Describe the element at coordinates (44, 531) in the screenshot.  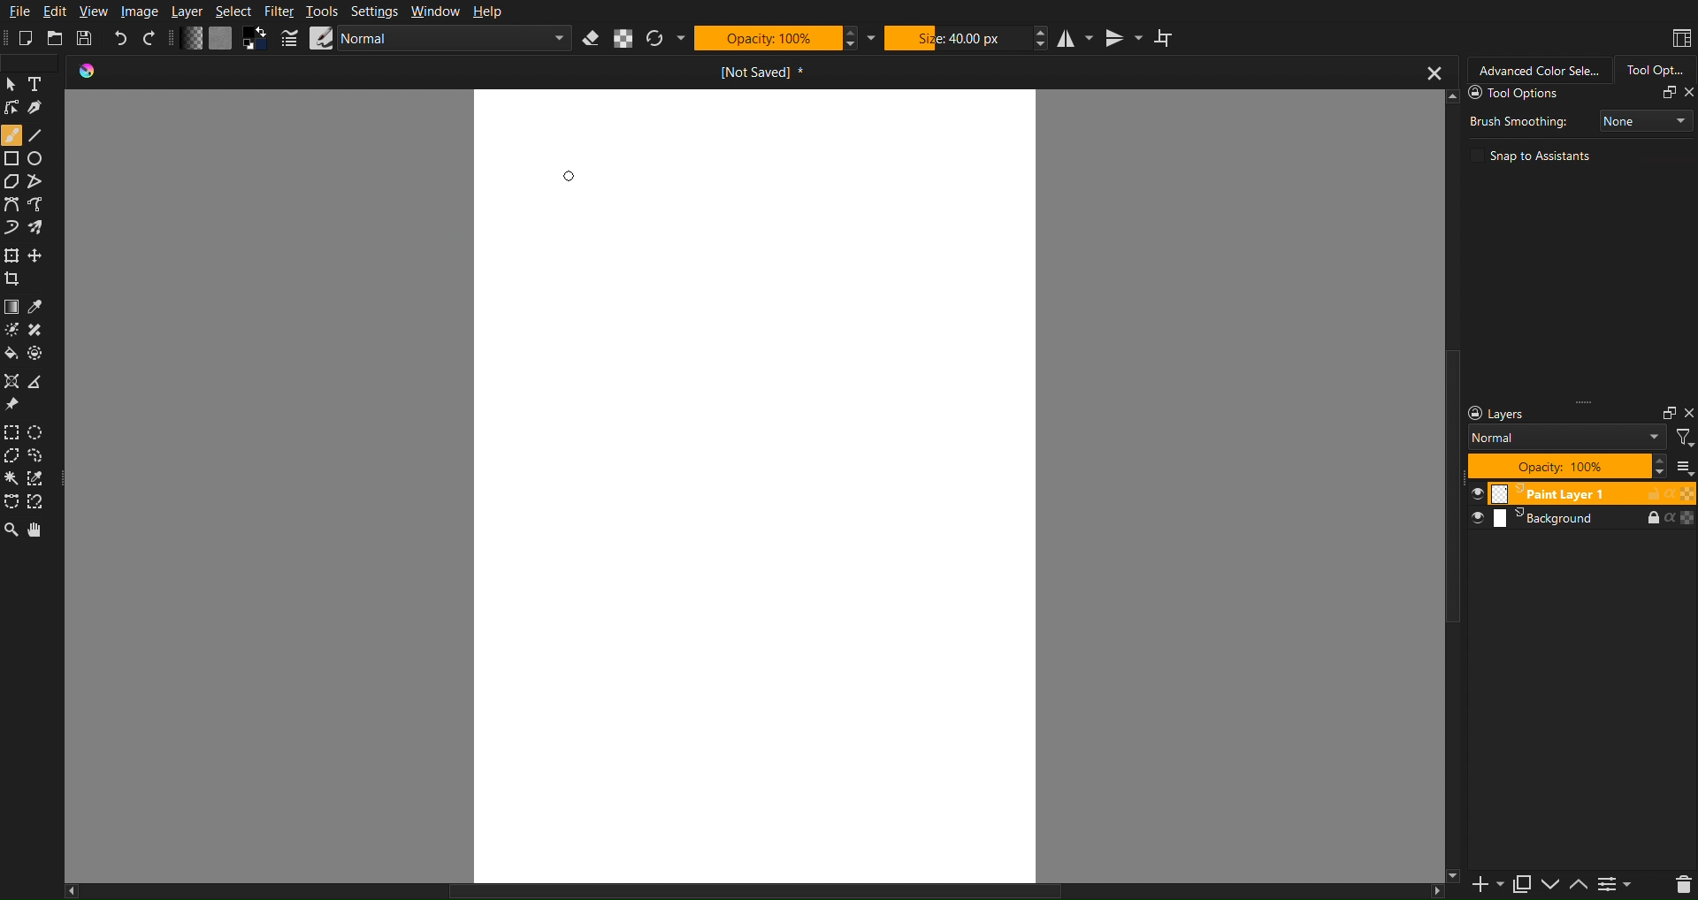
I see `Pan` at that location.